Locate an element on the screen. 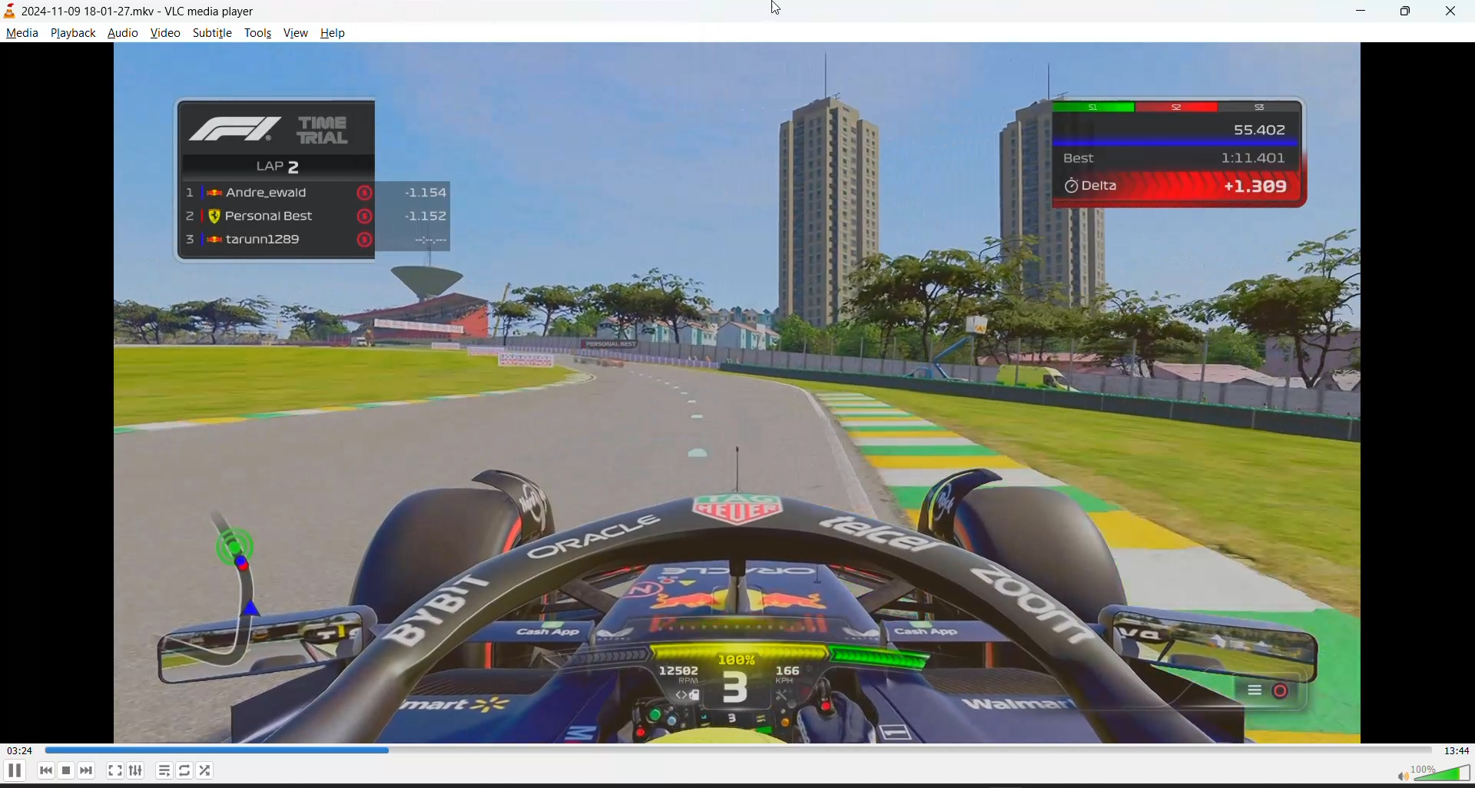  track slider is located at coordinates (740, 750).